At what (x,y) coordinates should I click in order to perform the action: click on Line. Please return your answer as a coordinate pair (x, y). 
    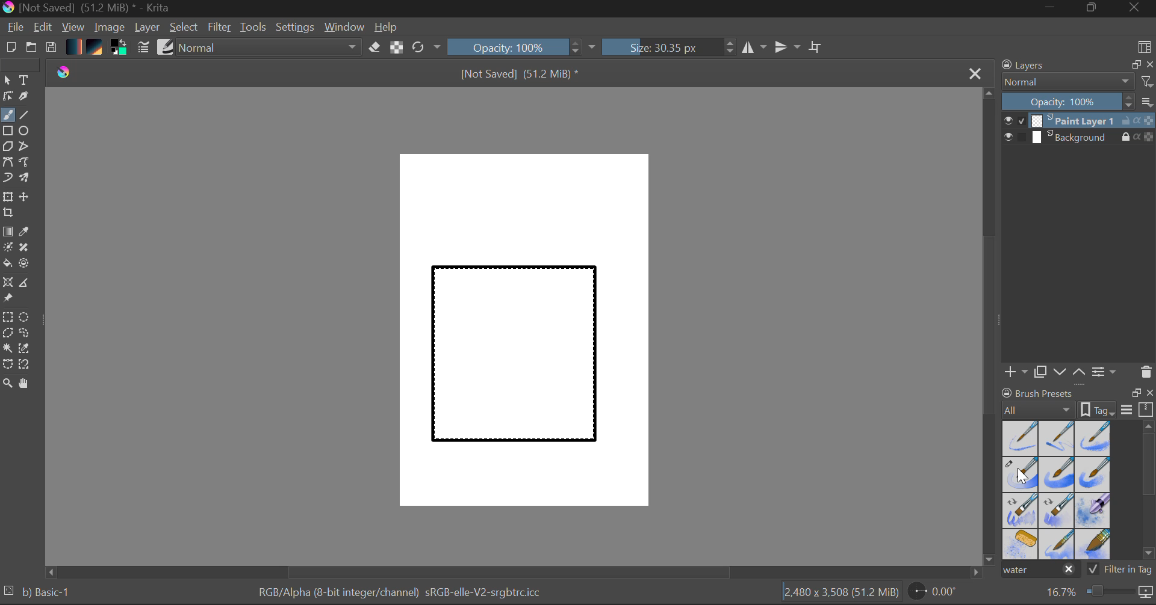
    Looking at the image, I should click on (25, 115).